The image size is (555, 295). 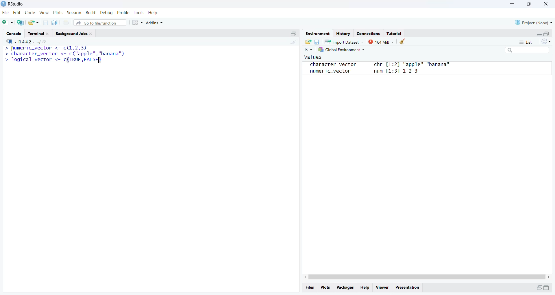 What do you see at coordinates (123, 13) in the screenshot?
I see `Profile` at bounding box center [123, 13].